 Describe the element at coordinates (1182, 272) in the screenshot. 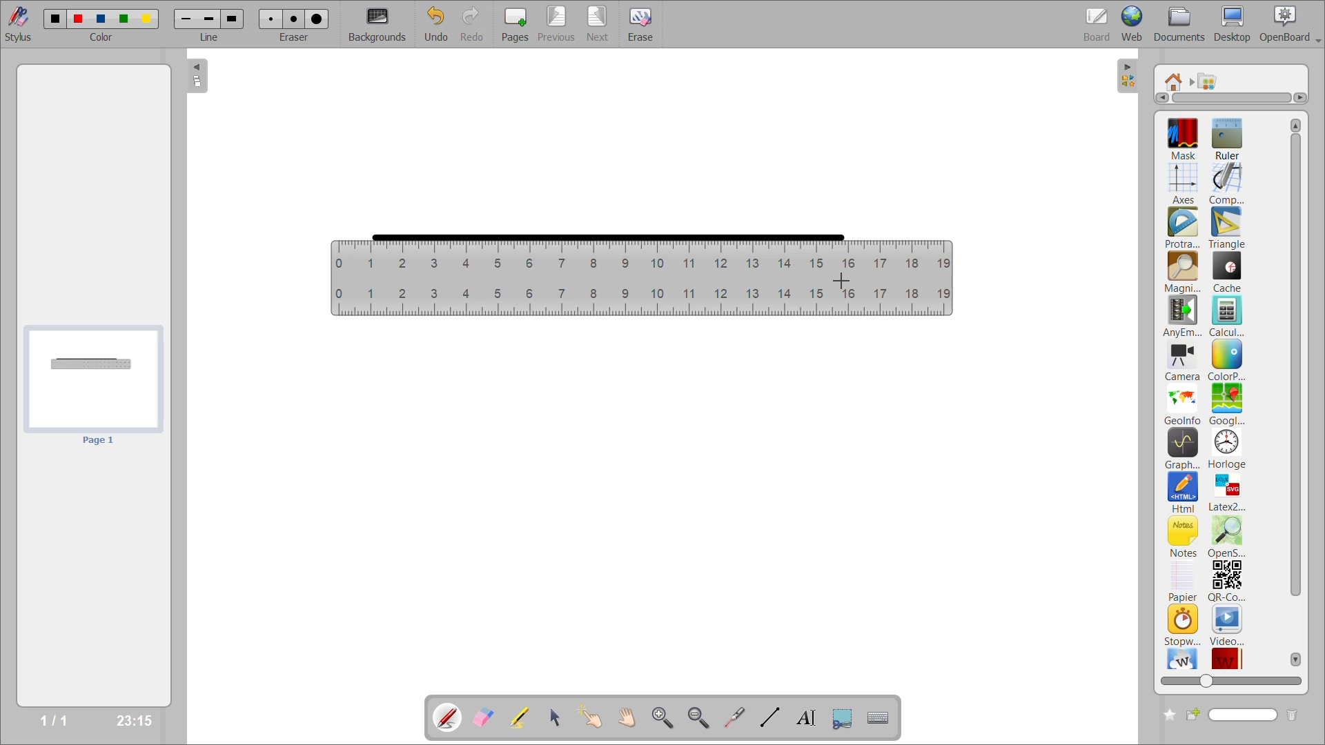

I see `magnifier` at that location.